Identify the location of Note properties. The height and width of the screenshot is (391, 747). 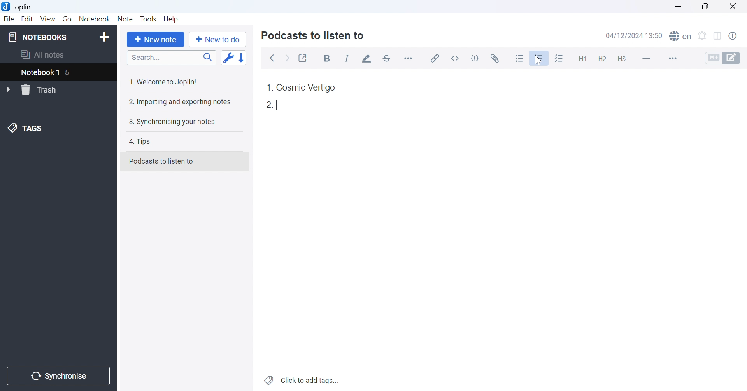
(737, 37).